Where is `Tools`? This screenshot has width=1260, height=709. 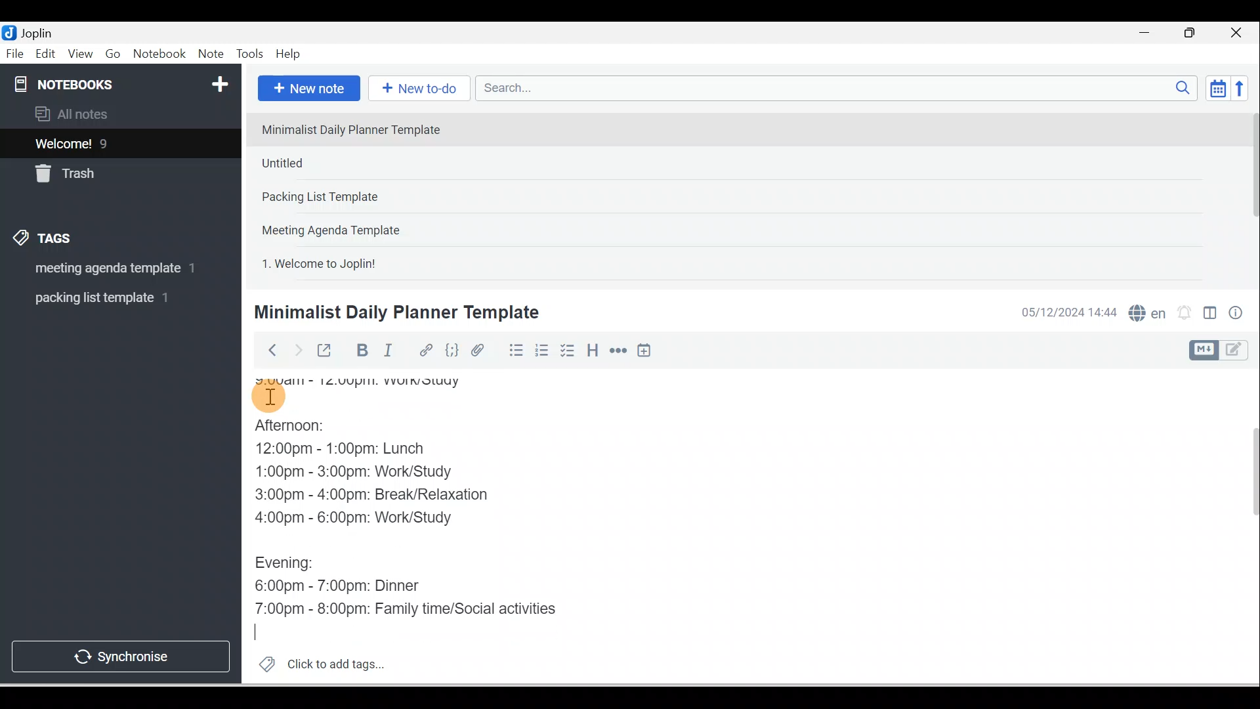 Tools is located at coordinates (249, 54).